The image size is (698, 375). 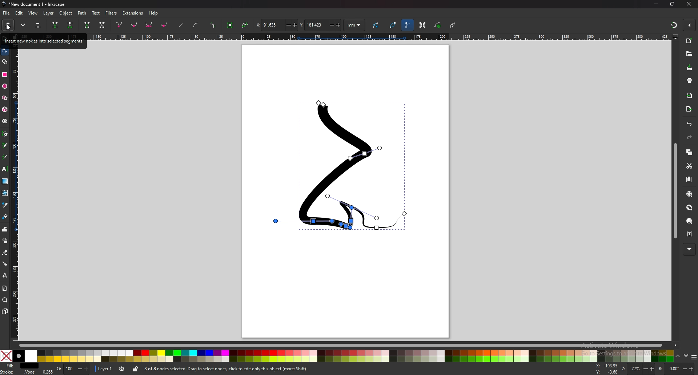 What do you see at coordinates (181, 25) in the screenshot?
I see `straighten lines` at bounding box center [181, 25].